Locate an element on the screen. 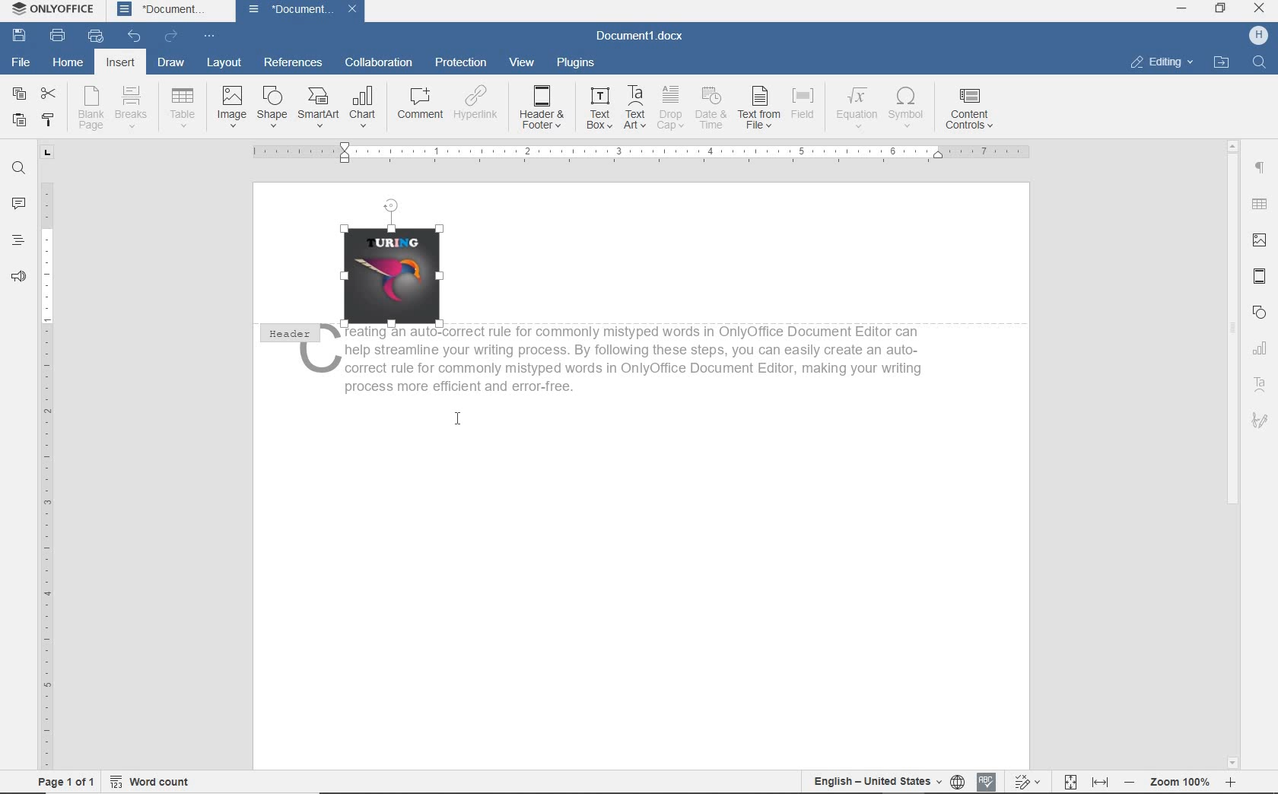 The height and width of the screenshot is (794, 1278).  is located at coordinates (318, 105).